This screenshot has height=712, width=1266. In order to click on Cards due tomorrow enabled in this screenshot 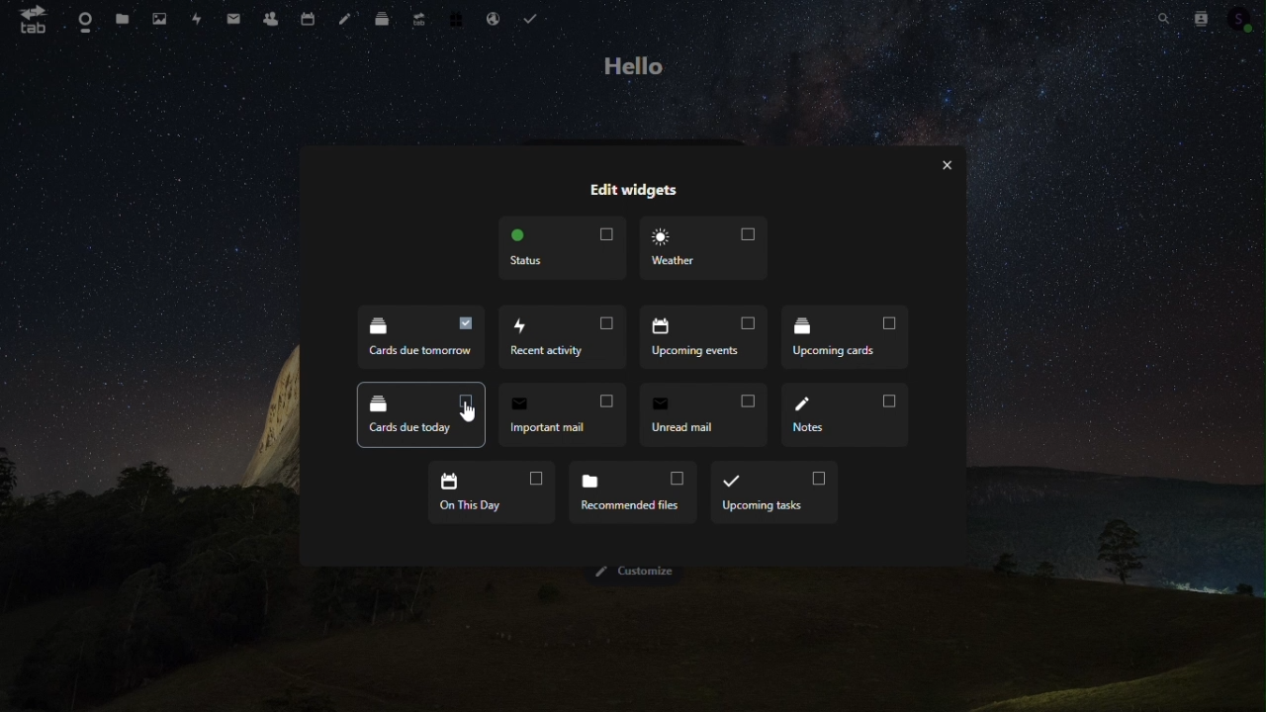, I will do `click(422, 340)`.